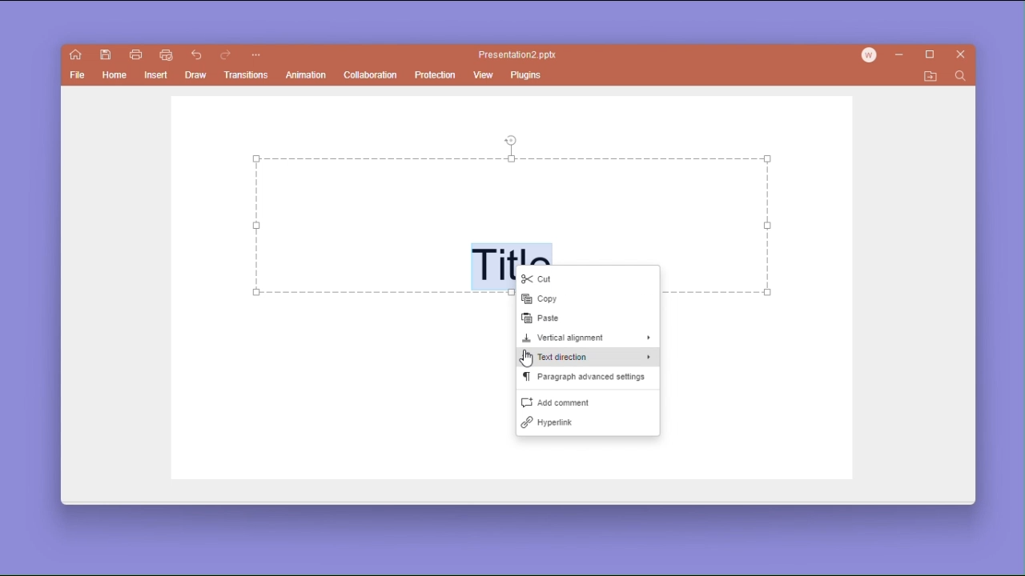  What do you see at coordinates (436, 74) in the screenshot?
I see `protection` at bounding box center [436, 74].